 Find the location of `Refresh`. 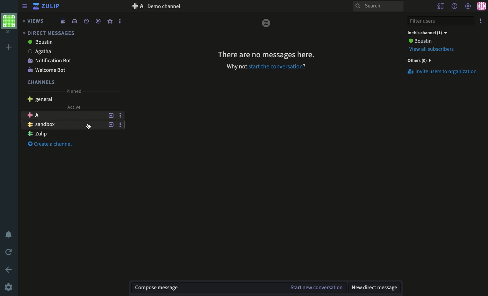

Refresh is located at coordinates (9, 251).